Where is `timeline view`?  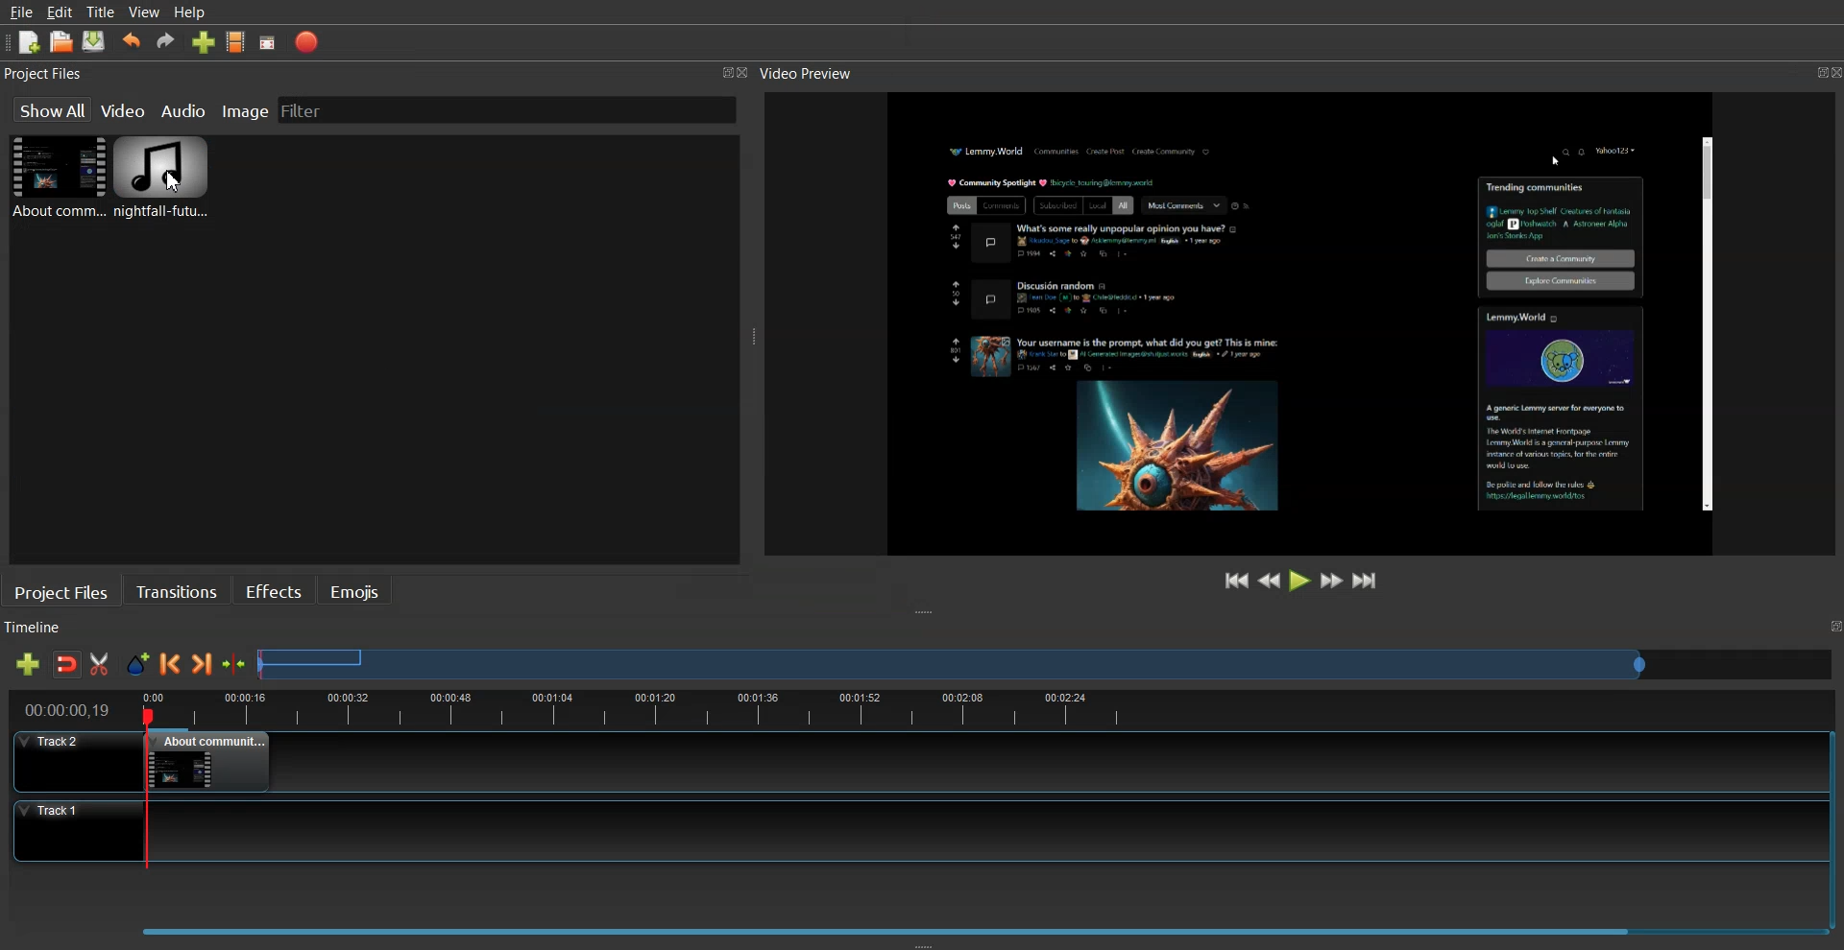
timeline view is located at coordinates (912, 707).